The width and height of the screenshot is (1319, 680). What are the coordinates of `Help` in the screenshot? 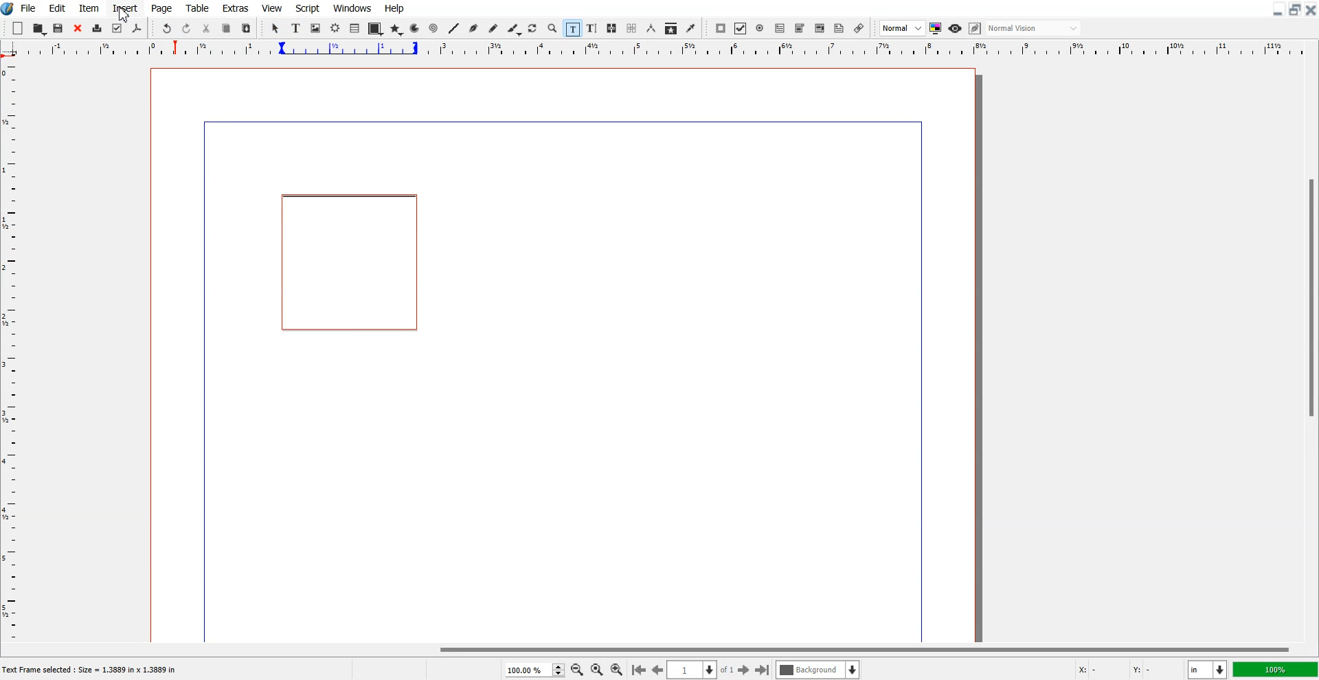 It's located at (394, 8).